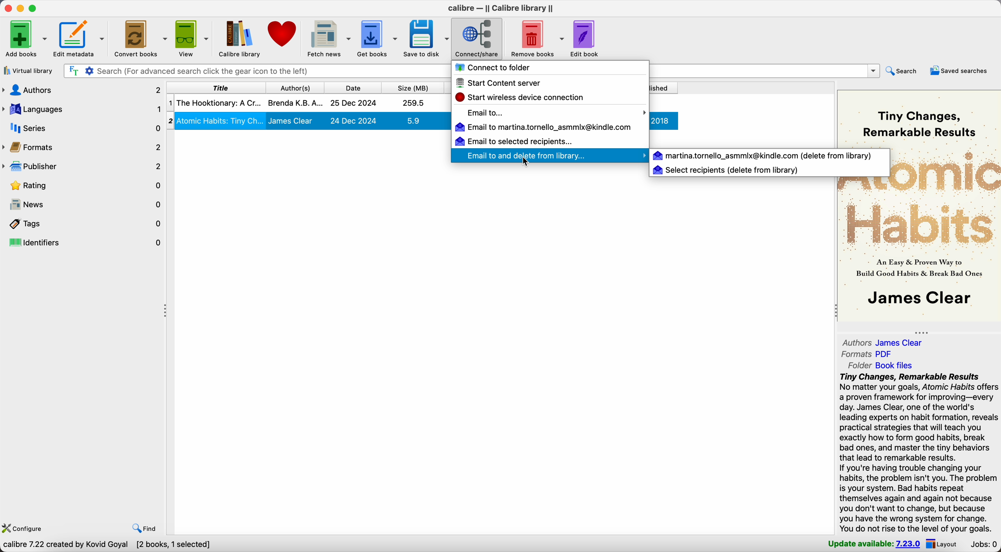 This screenshot has height=552, width=1001. I want to click on start content server, so click(499, 83).